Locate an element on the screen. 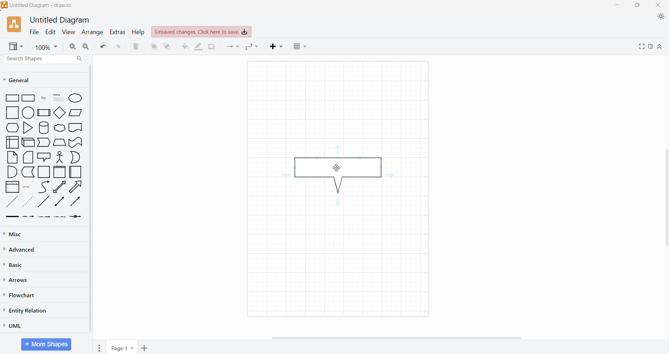  More Shapes is located at coordinates (46, 344).